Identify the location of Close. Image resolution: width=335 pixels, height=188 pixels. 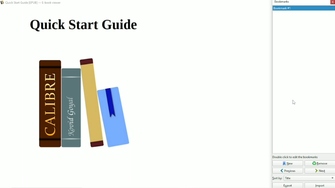
(333, 2).